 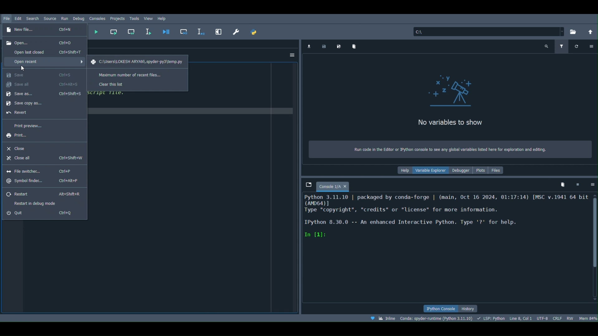 What do you see at coordinates (136, 18) in the screenshot?
I see `Task` at bounding box center [136, 18].